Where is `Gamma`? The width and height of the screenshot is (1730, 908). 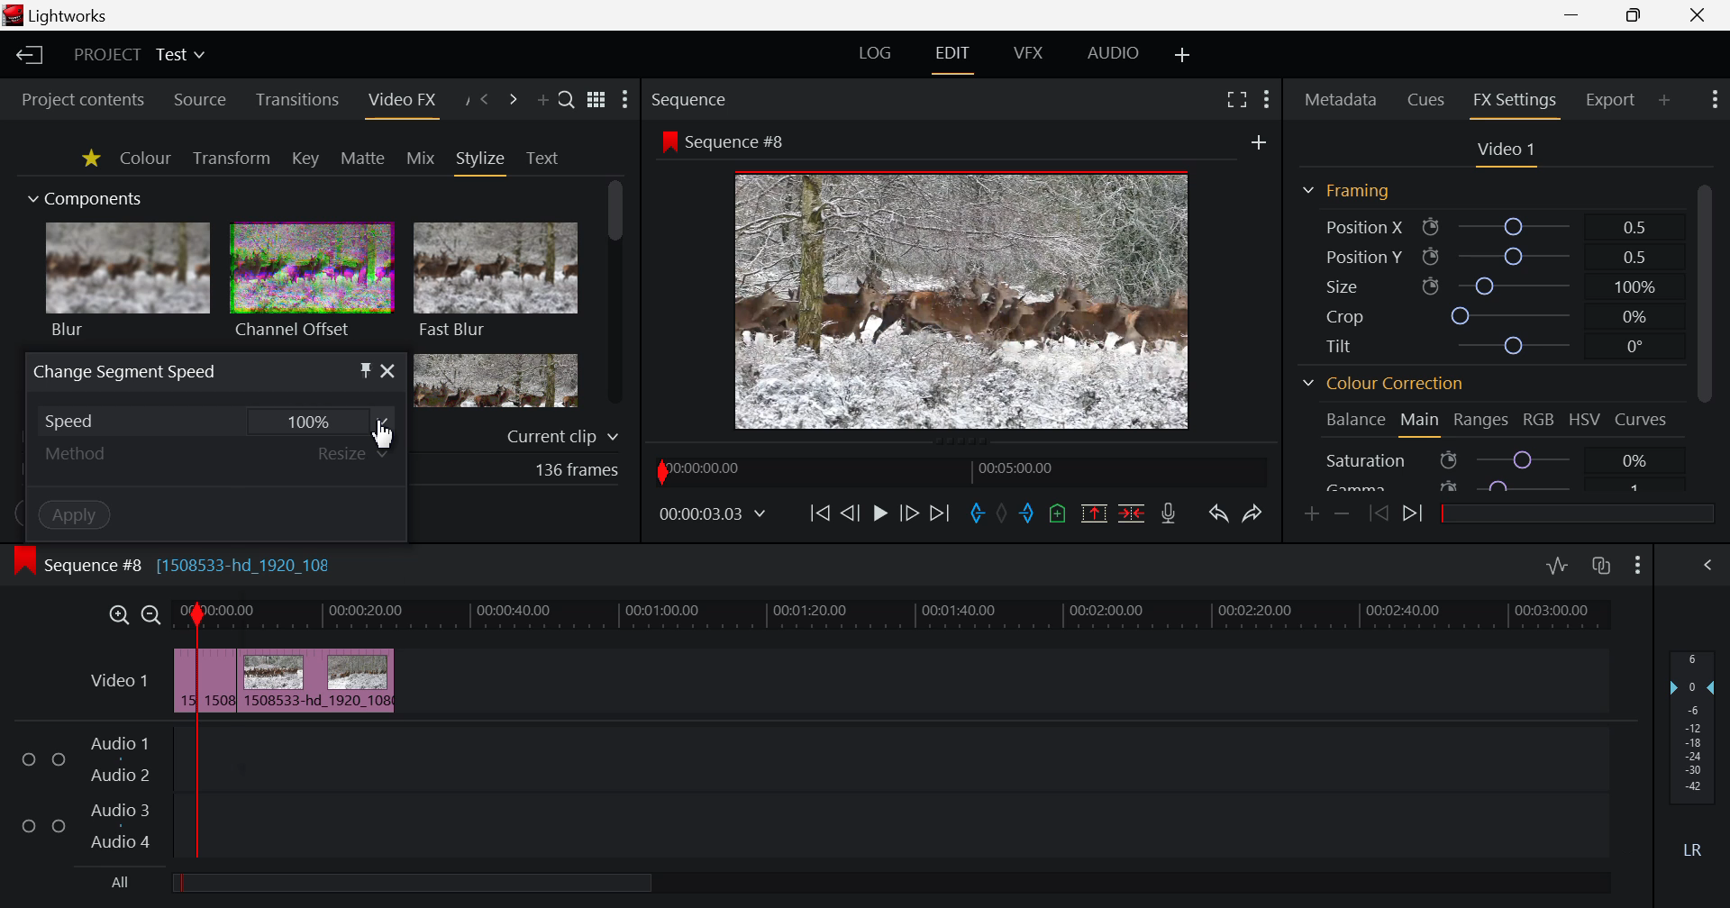
Gamma is located at coordinates (1498, 484).